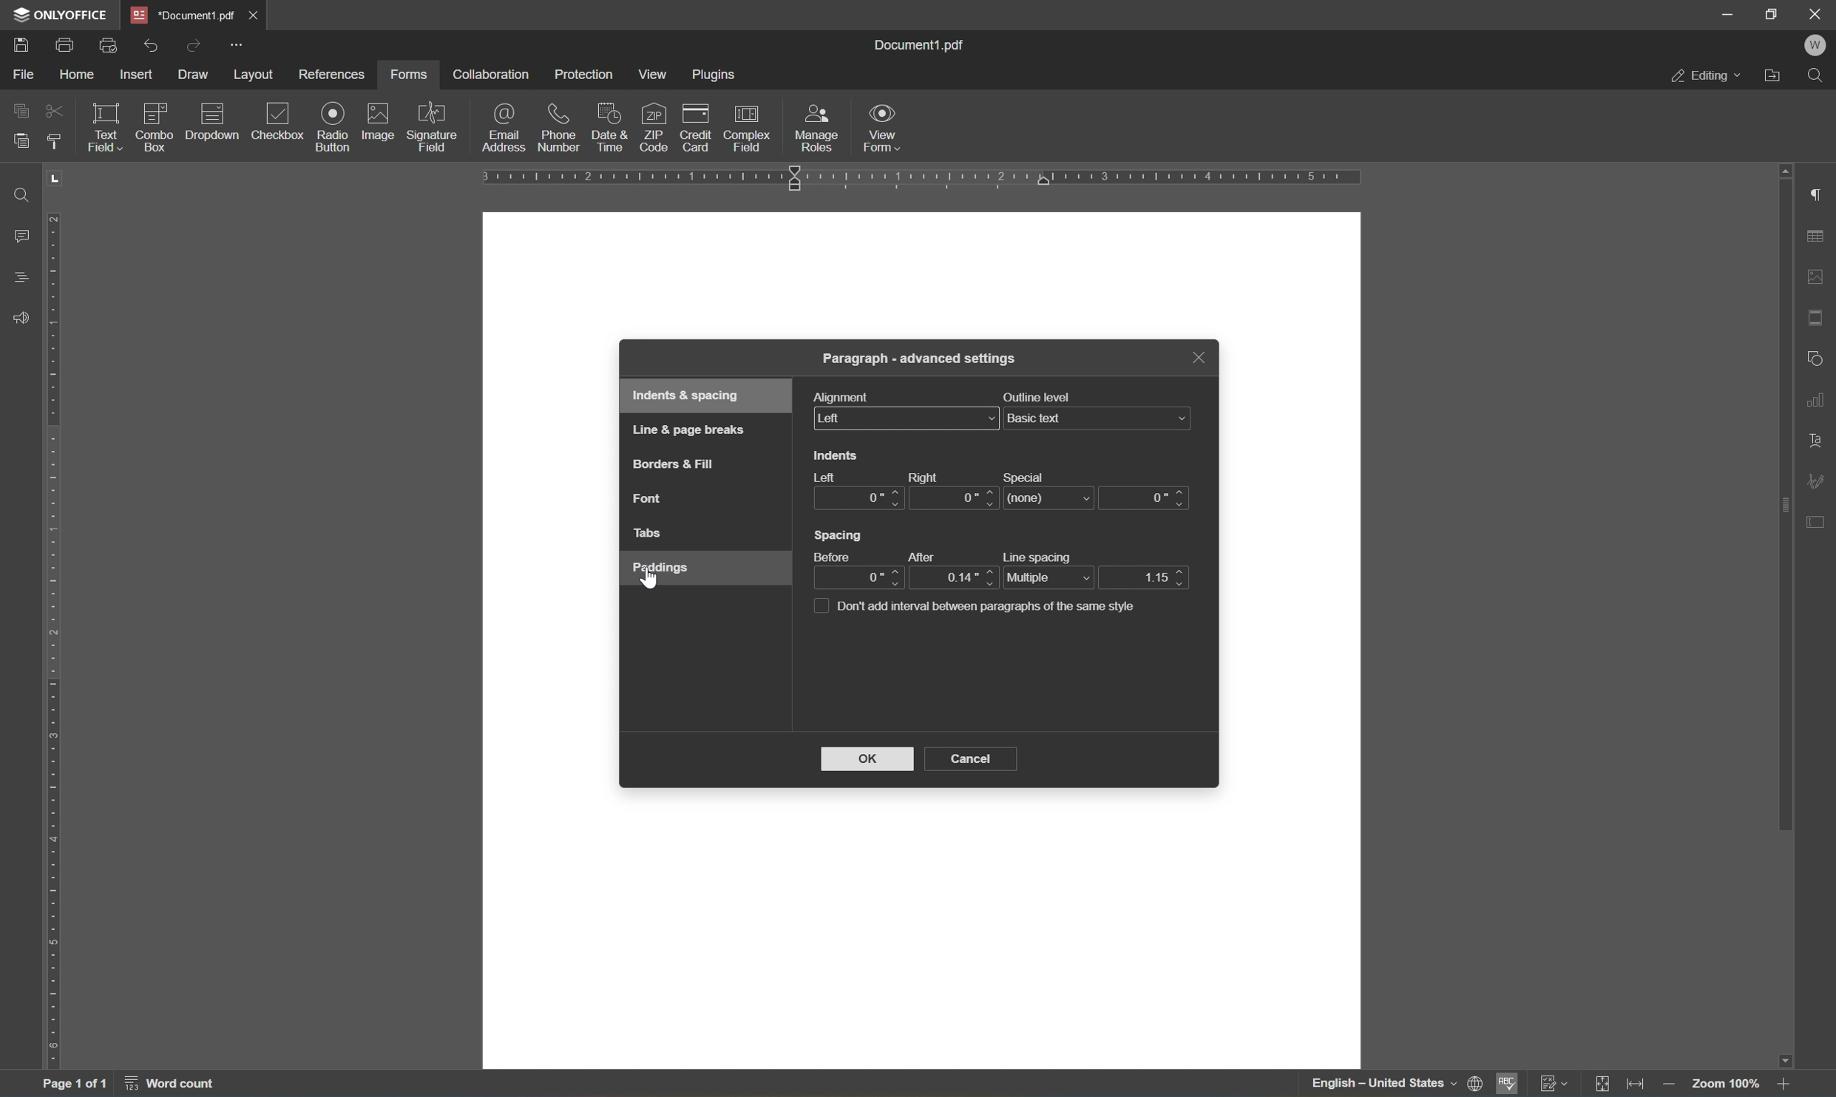 This screenshot has height=1097, width=1836. Describe the element at coordinates (1818, 47) in the screenshot. I see `W` at that location.